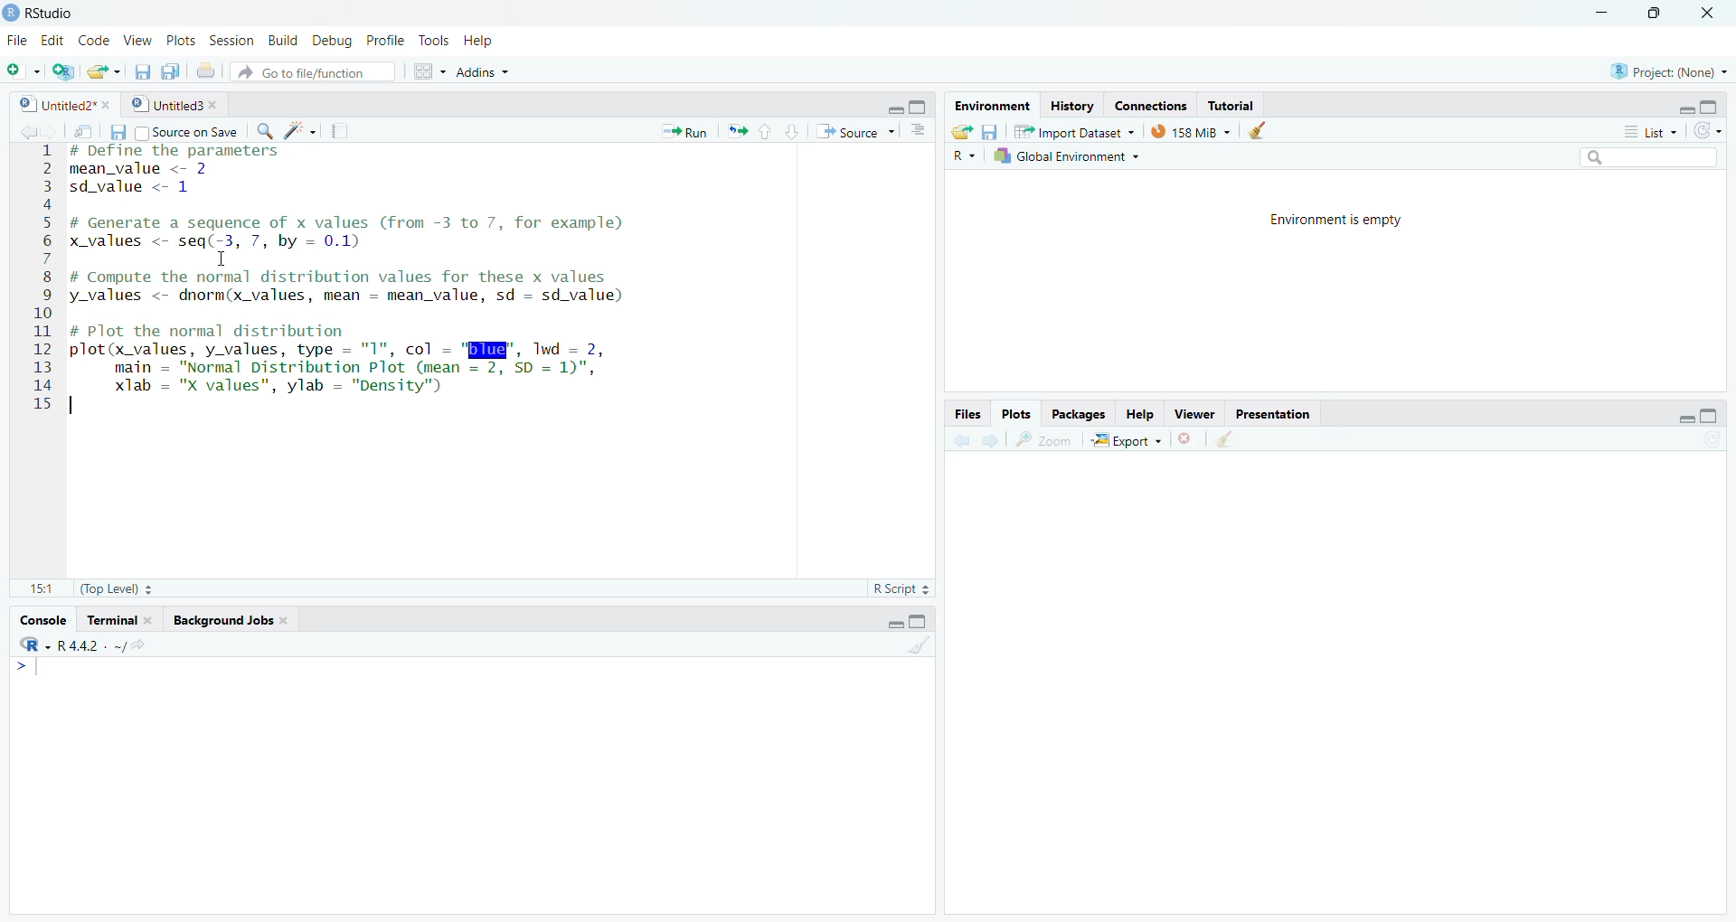 The height and width of the screenshot is (922, 1736). What do you see at coordinates (1713, 14) in the screenshot?
I see `close` at bounding box center [1713, 14].